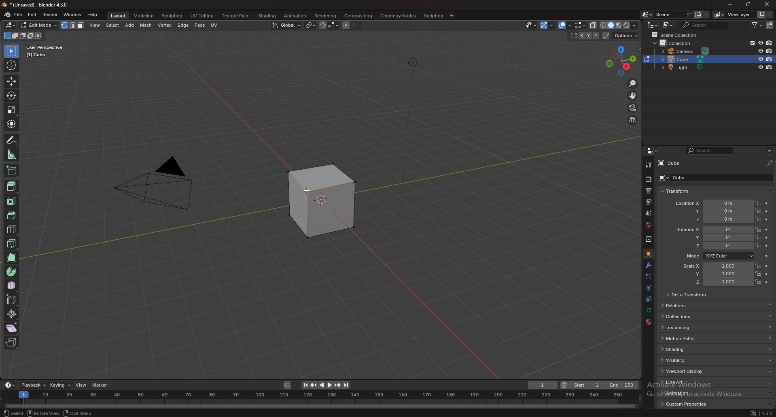 Image resolution: width=776 pixels, height=417 pixels. I want to click on scale y, so click(718, 274).